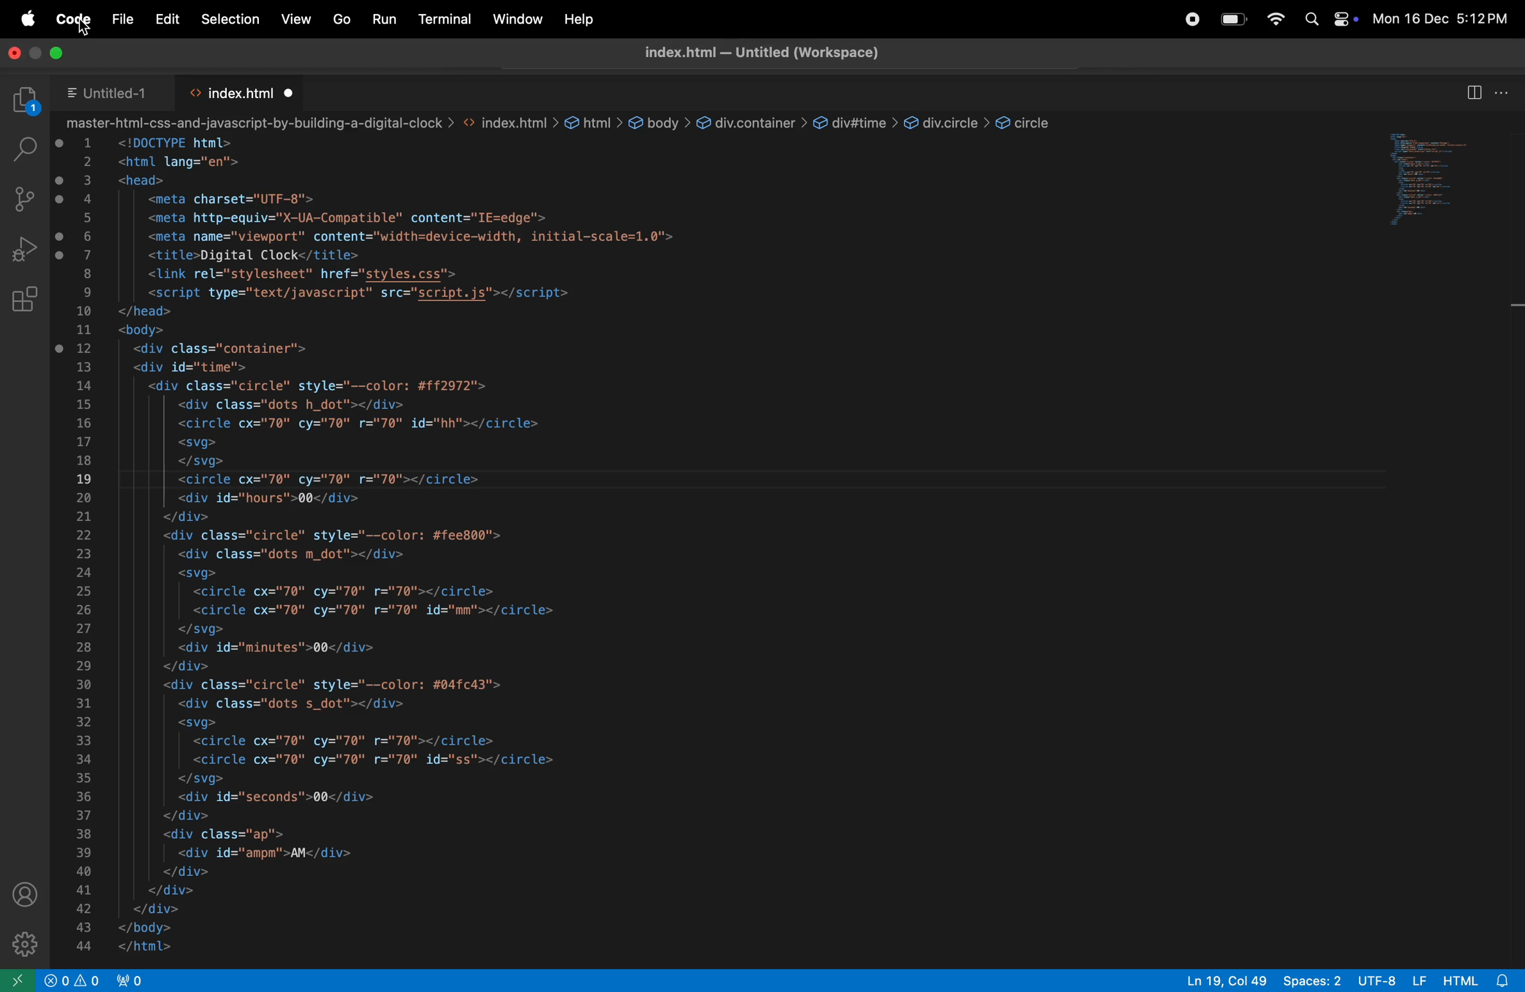 This screenshot has width=1525, height=992. Describe the element at coordinates (254, 255) in the screenshot. I see `<title>Digital Clock</title>` at that location.